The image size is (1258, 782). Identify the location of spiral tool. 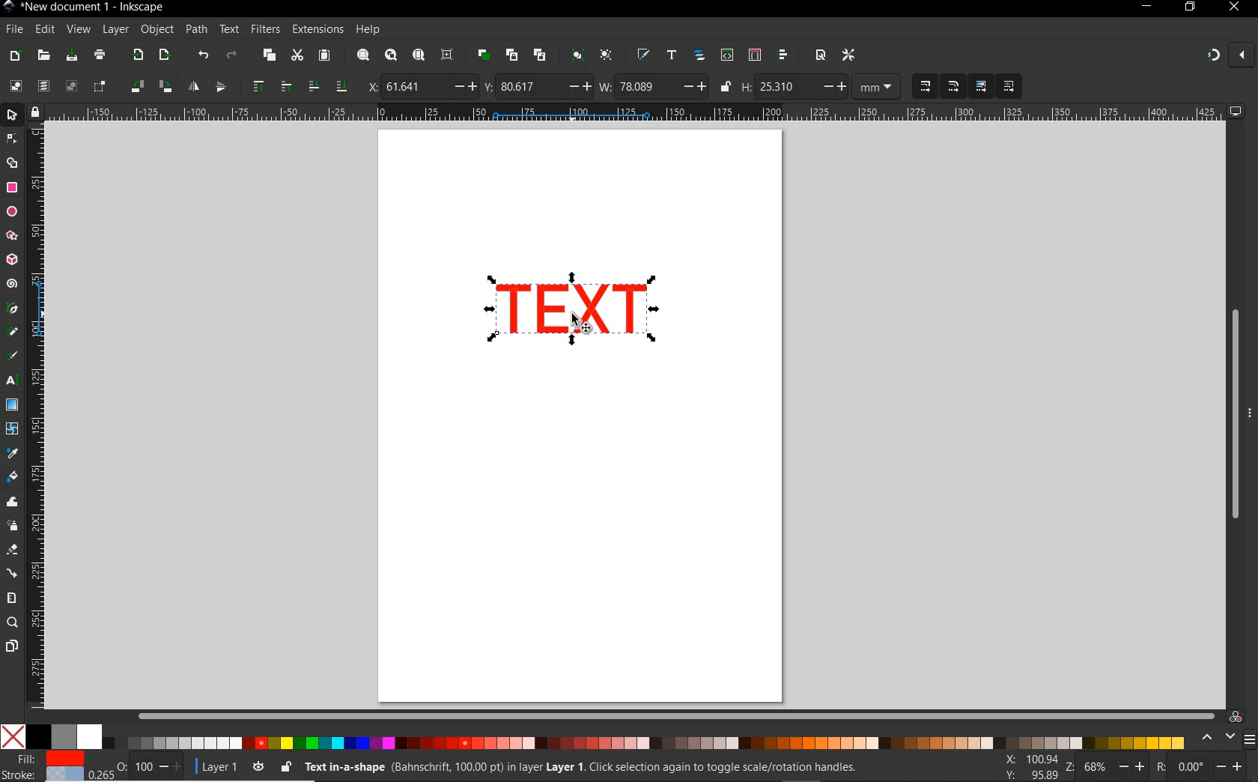
(12, 285).